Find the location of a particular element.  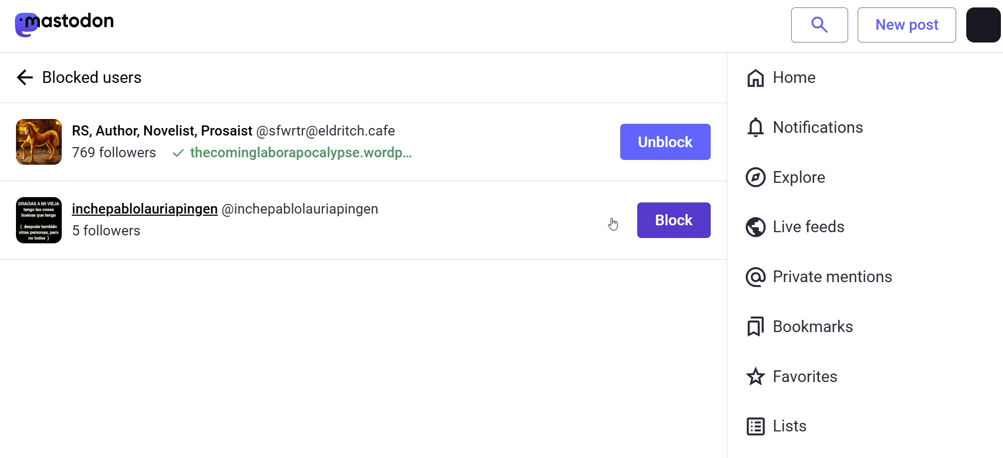

cursor is located at coordinates (614, 223).